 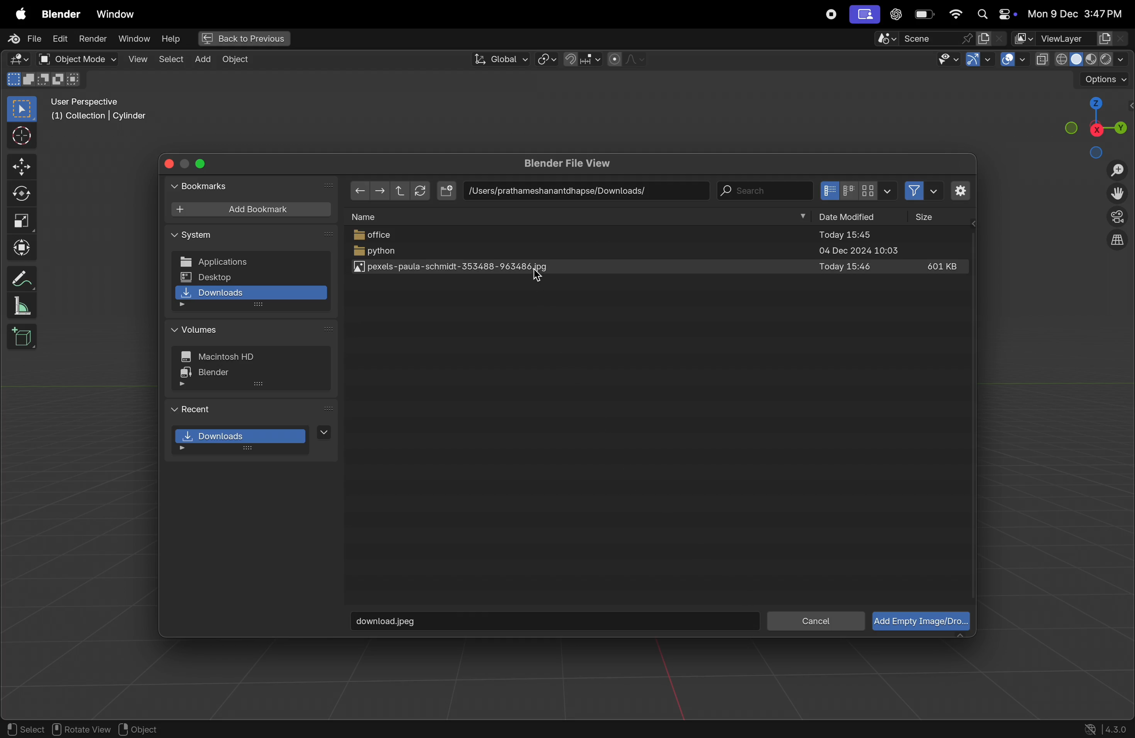 I want to click on show gimzo, so click(x=980, y=61).